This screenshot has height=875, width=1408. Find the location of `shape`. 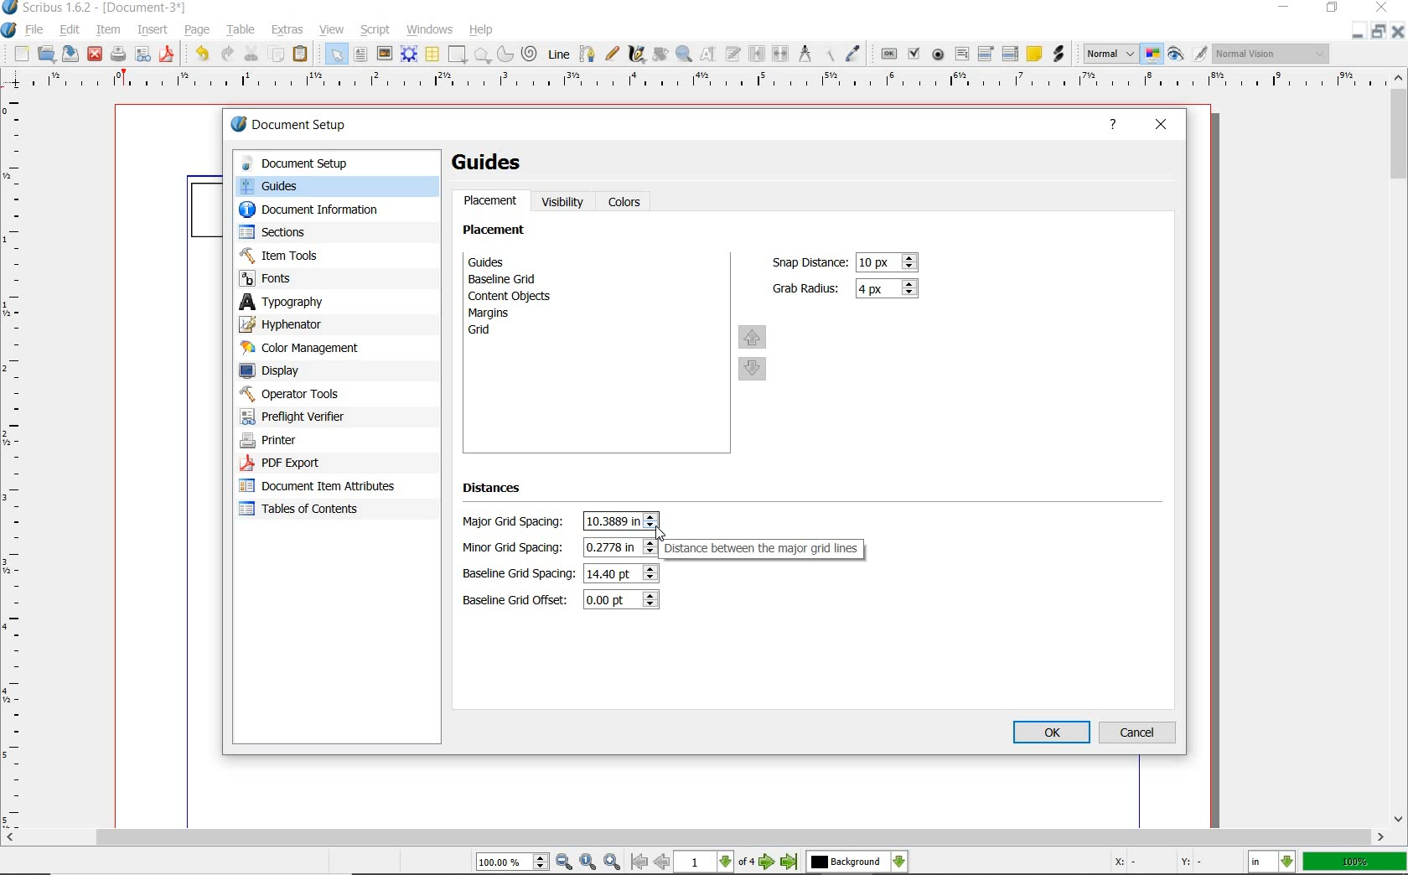

shape is located at coordinates (458, 55).